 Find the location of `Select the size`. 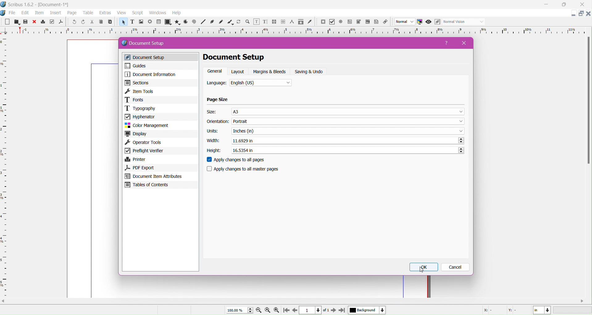

Select the size is located at coordinates (348, 111).